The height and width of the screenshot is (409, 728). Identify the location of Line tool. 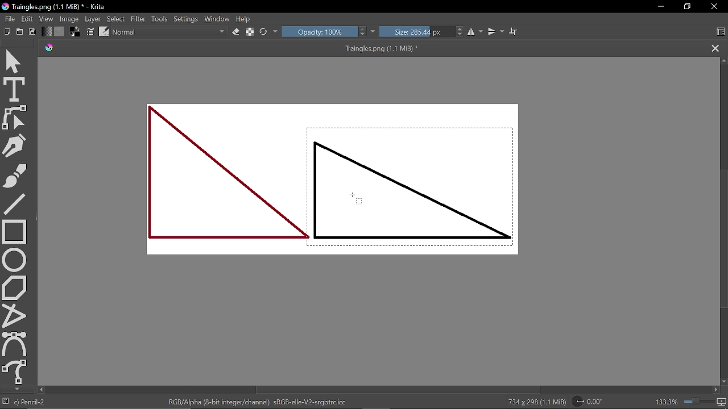
(14, 203).